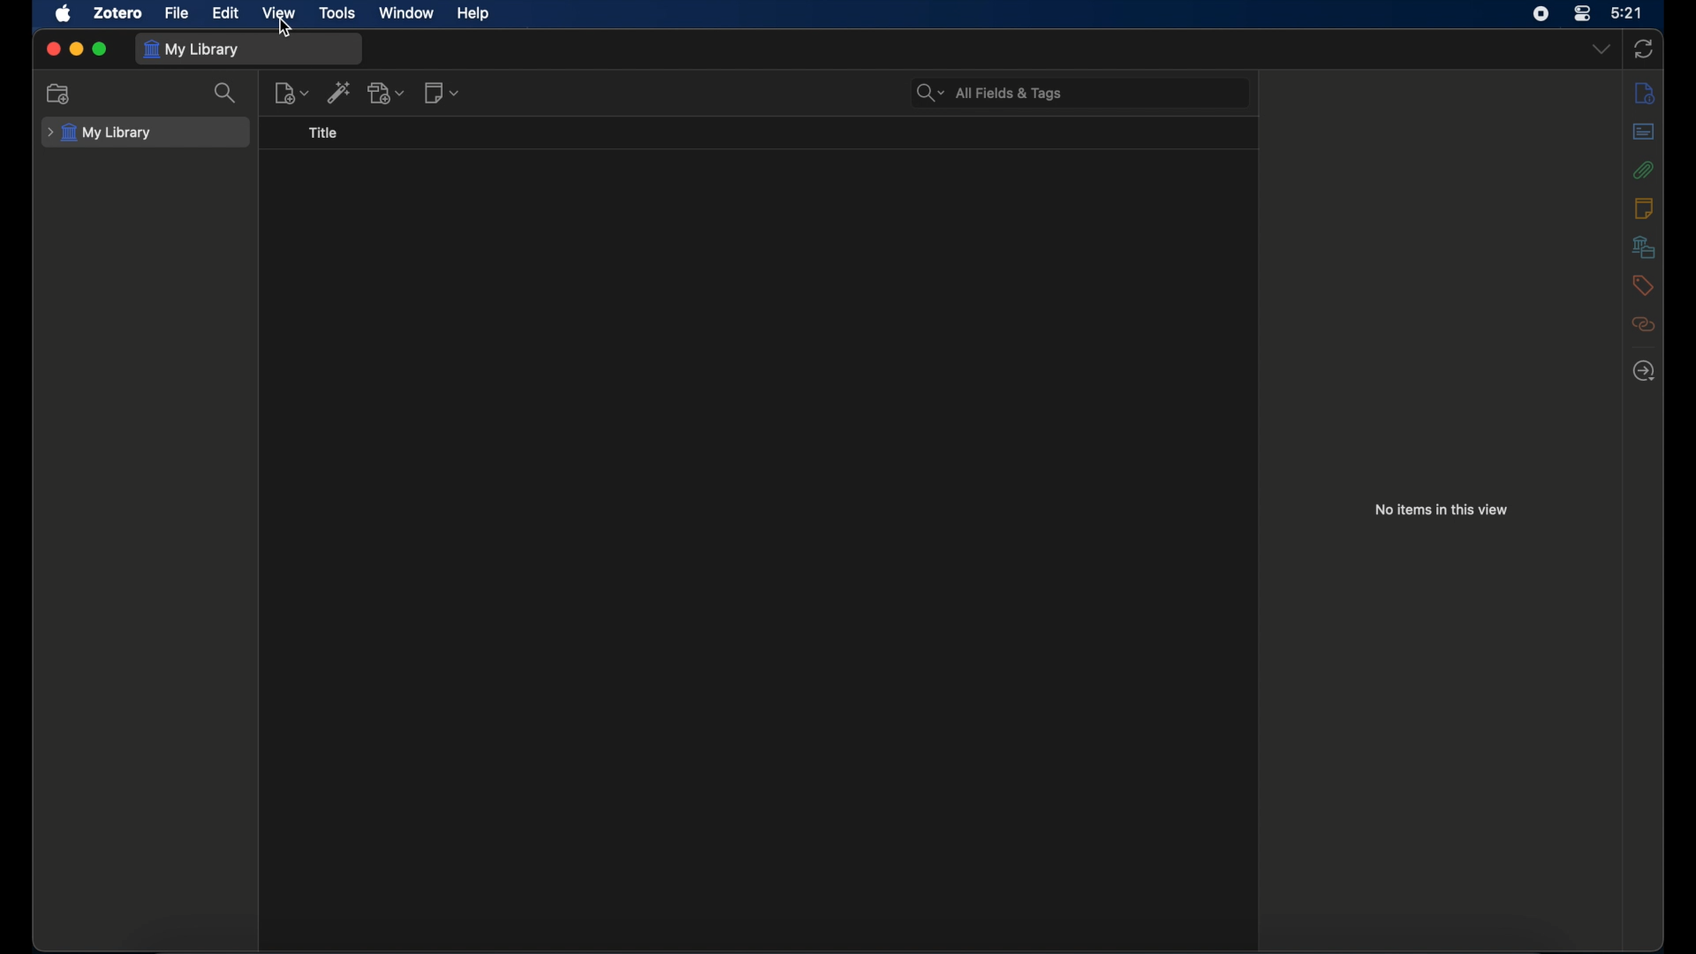 The height and width of the screenshot is (954, 1696). Describe the element at coordinates (1583, 13) in the screenshot. I see `control center` at that location.